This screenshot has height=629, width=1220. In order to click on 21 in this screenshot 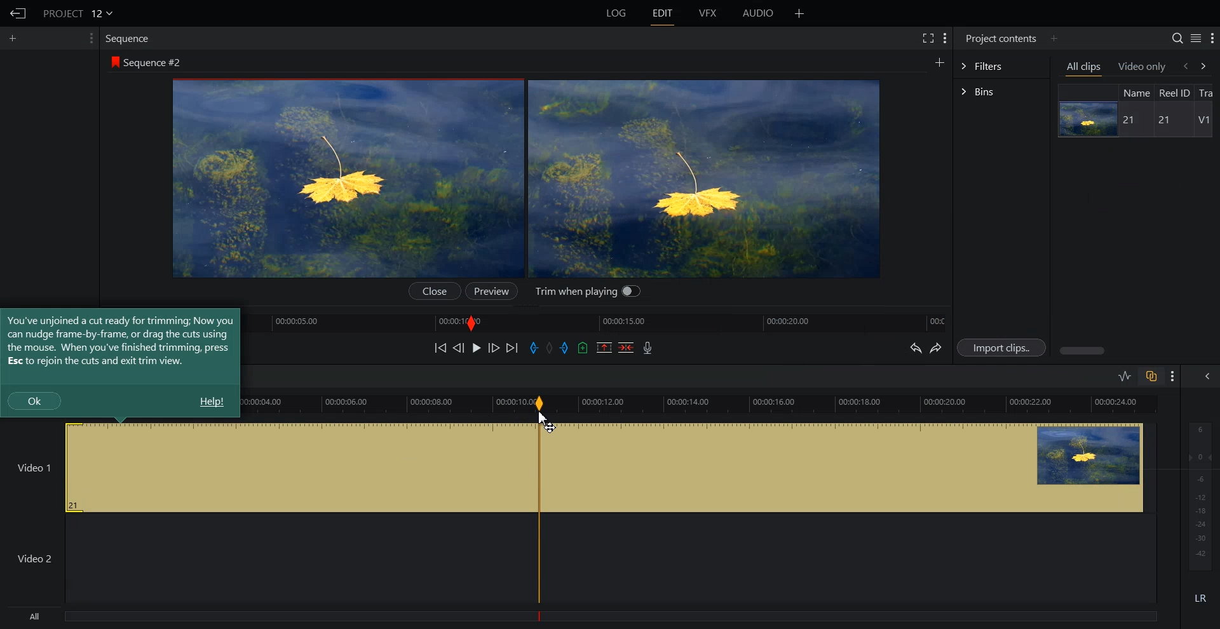, I will do `click(1131, 121)`.